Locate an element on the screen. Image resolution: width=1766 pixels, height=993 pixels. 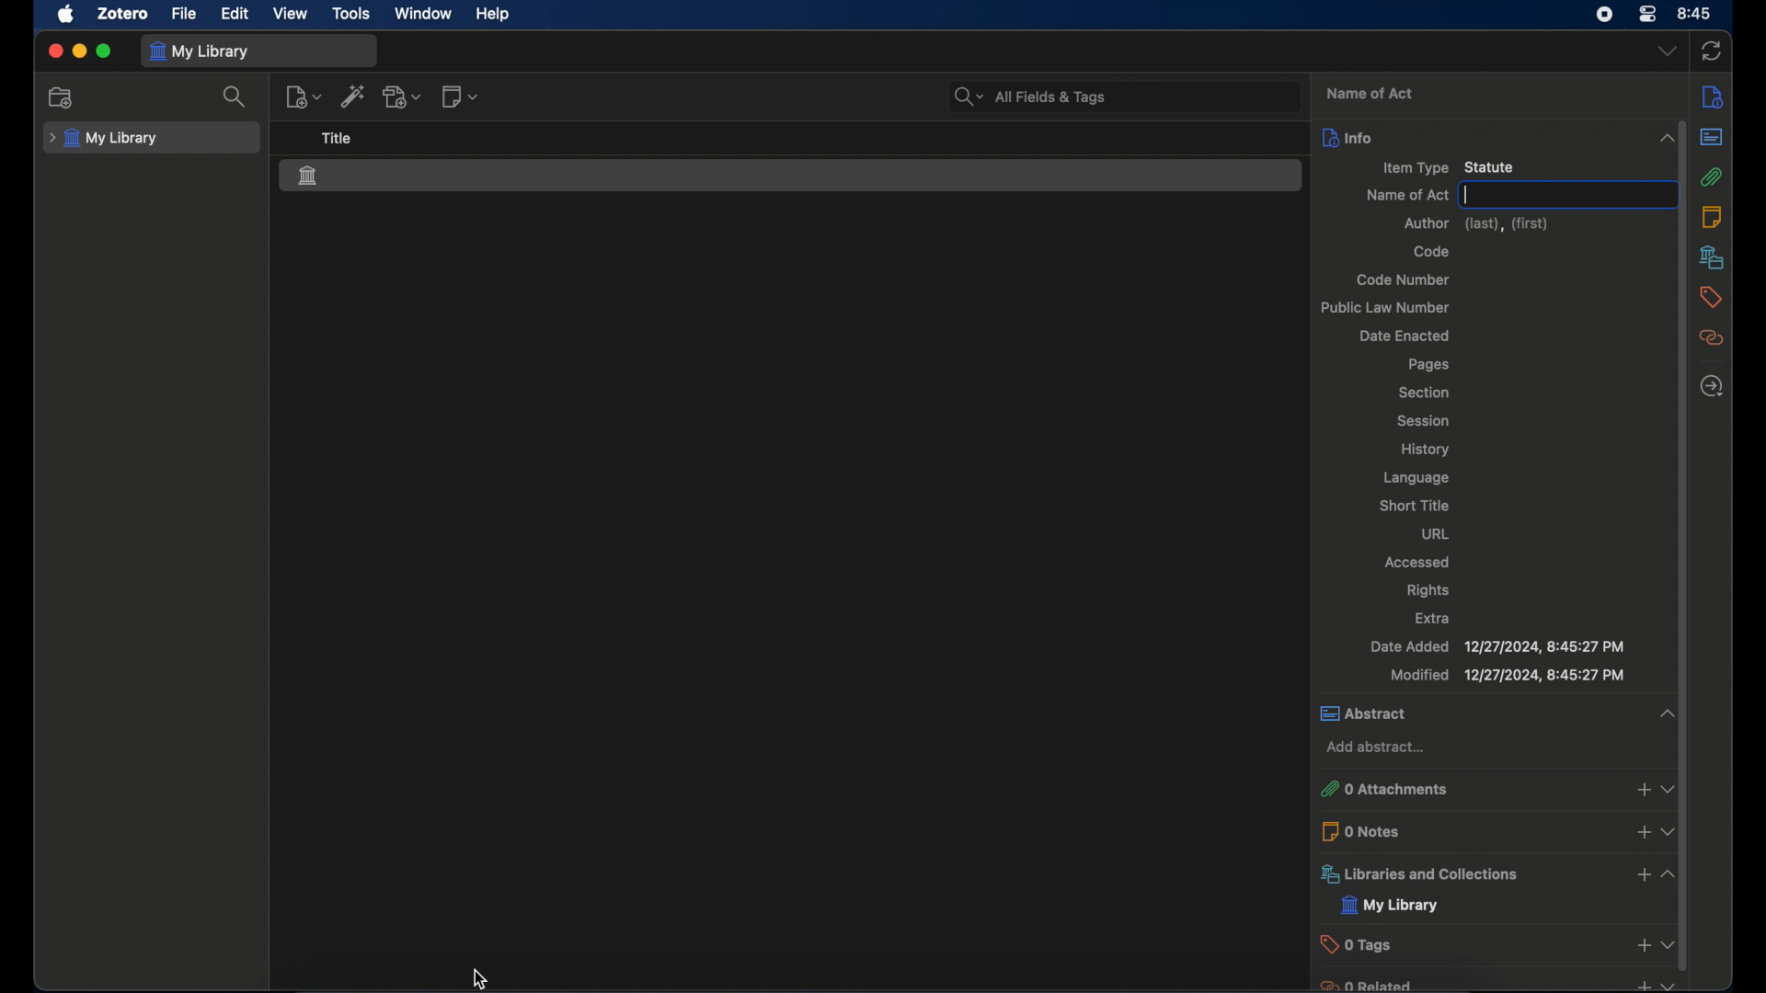
dropdown is located at coordinates (1669, 982).